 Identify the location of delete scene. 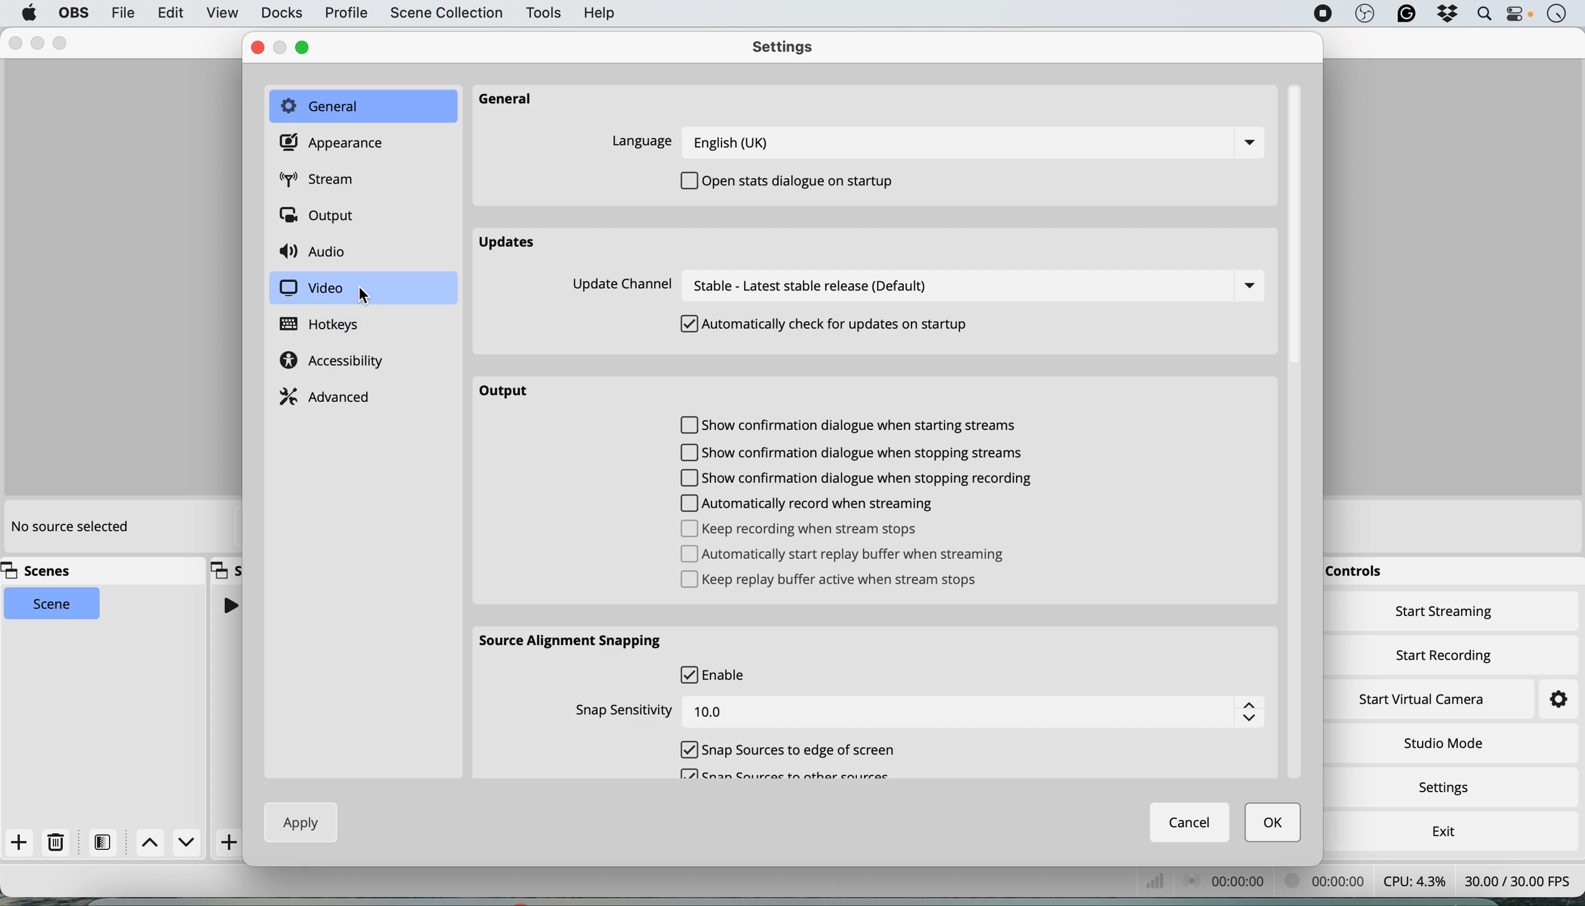
(57, 843).